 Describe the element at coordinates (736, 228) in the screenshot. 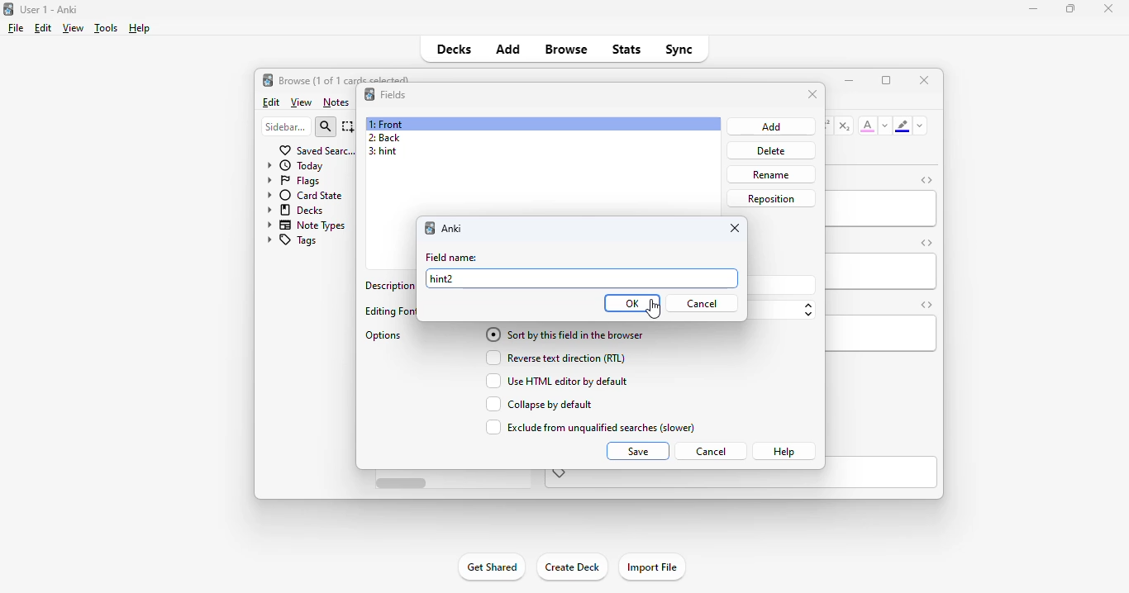

I see `close` at that location.